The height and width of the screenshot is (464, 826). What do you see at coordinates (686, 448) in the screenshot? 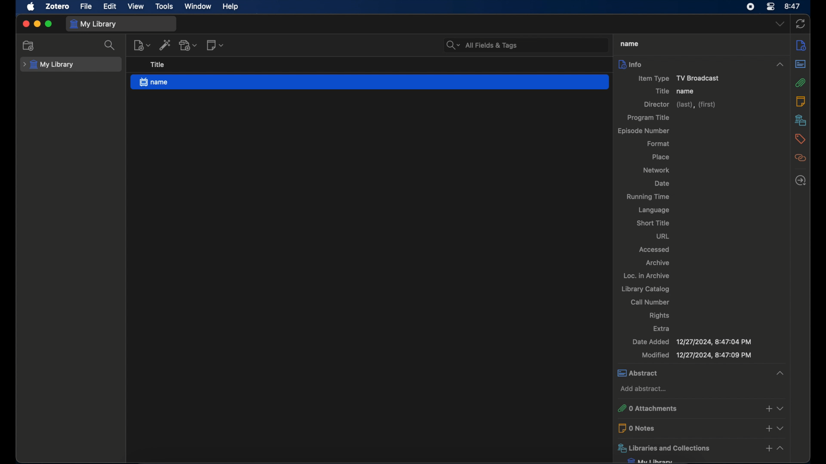
I see `libraries and collection` at bounding box center [686, 448].